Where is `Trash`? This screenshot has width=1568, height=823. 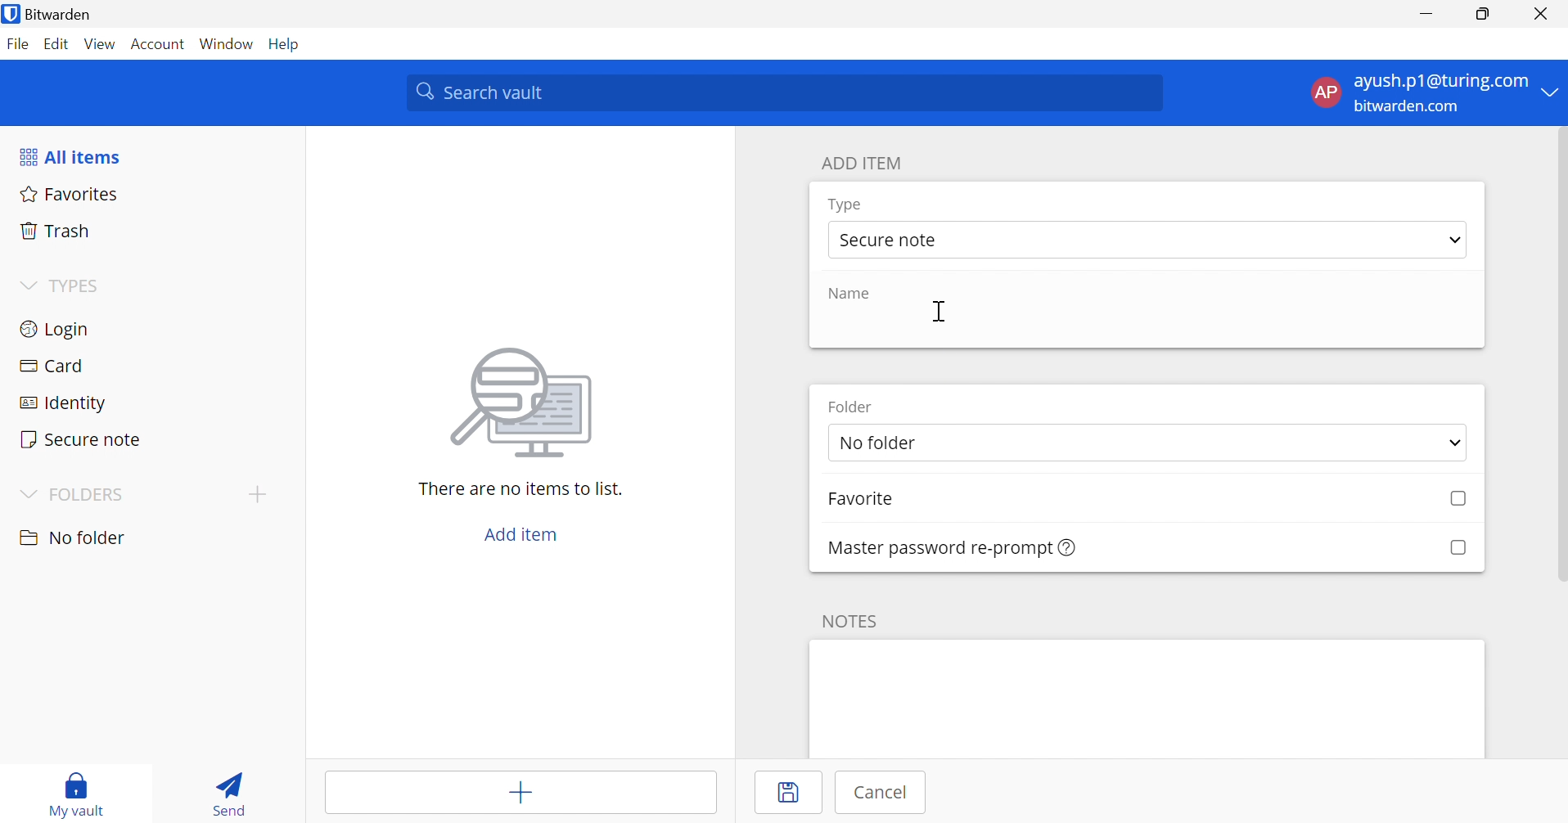 Trash is located at coordinates (56, 232).